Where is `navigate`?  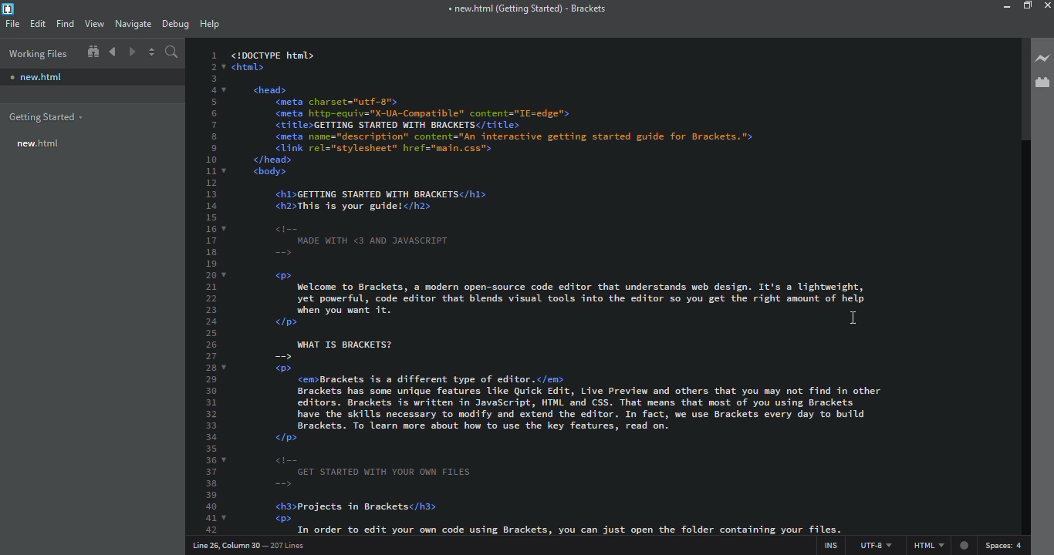 navigate is located at coordinates (132, 22).